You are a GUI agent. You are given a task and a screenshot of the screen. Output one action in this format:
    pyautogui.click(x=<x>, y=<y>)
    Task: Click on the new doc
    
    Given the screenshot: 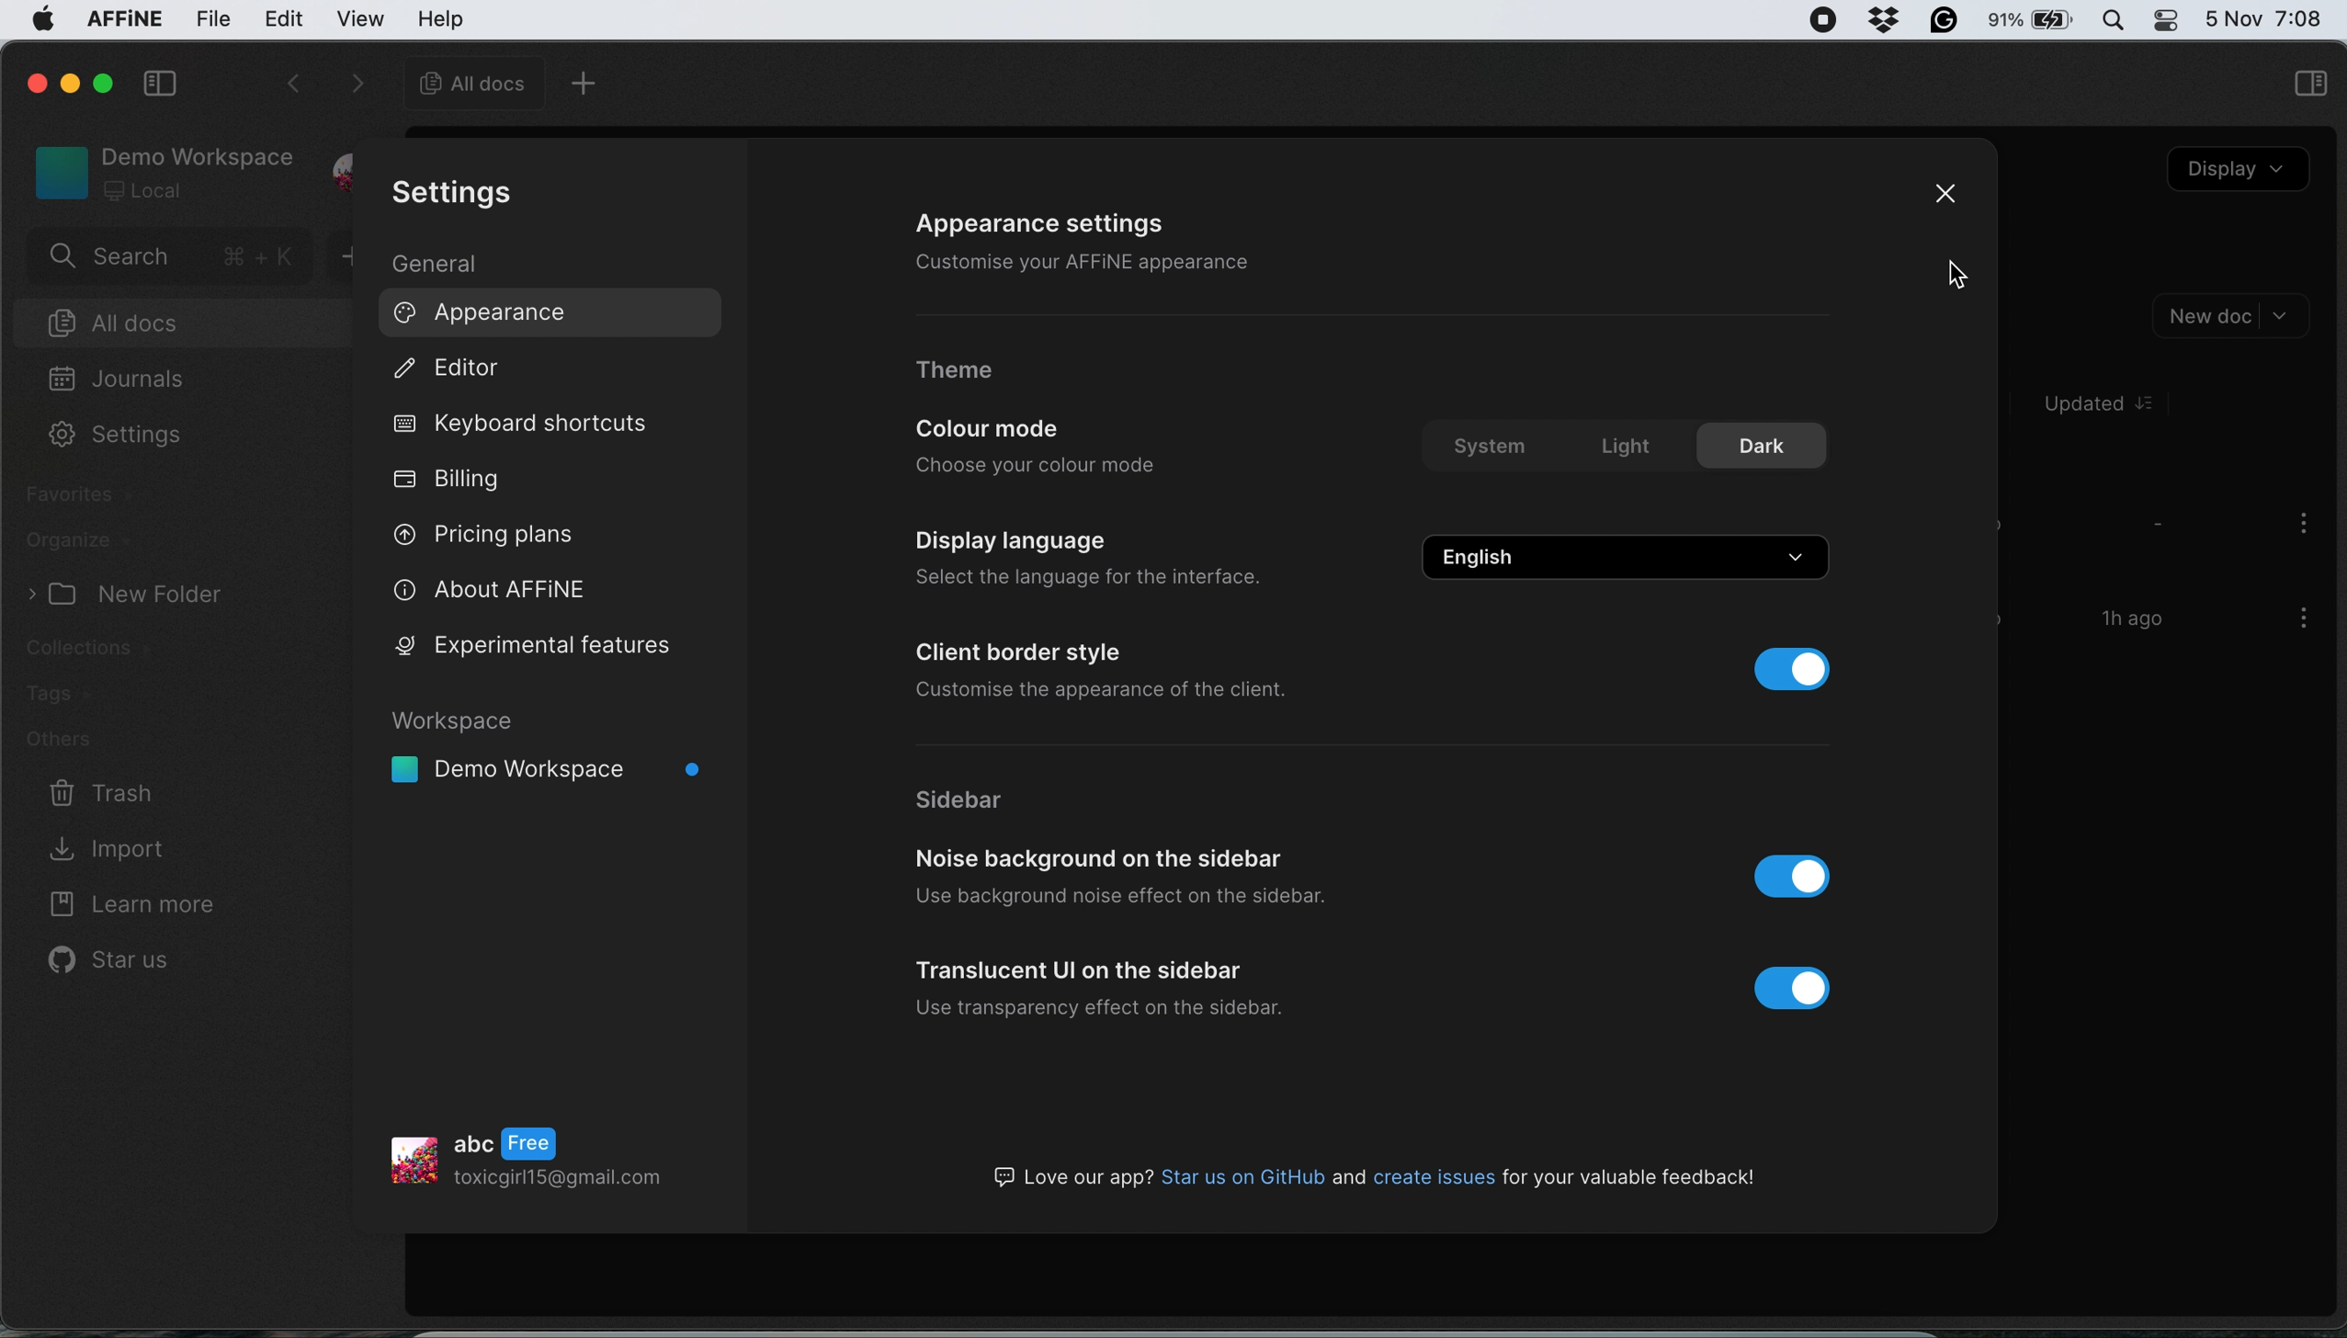 What is the action you would take?
    pyautogui.click(x=2242, y=312)
    